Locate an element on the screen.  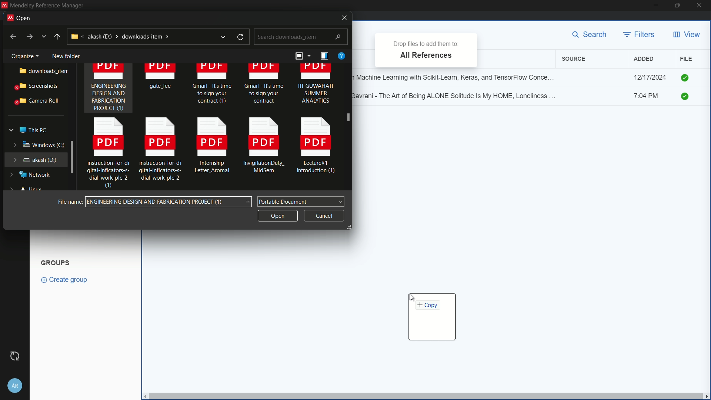
source is located at coordinates (575, 59).